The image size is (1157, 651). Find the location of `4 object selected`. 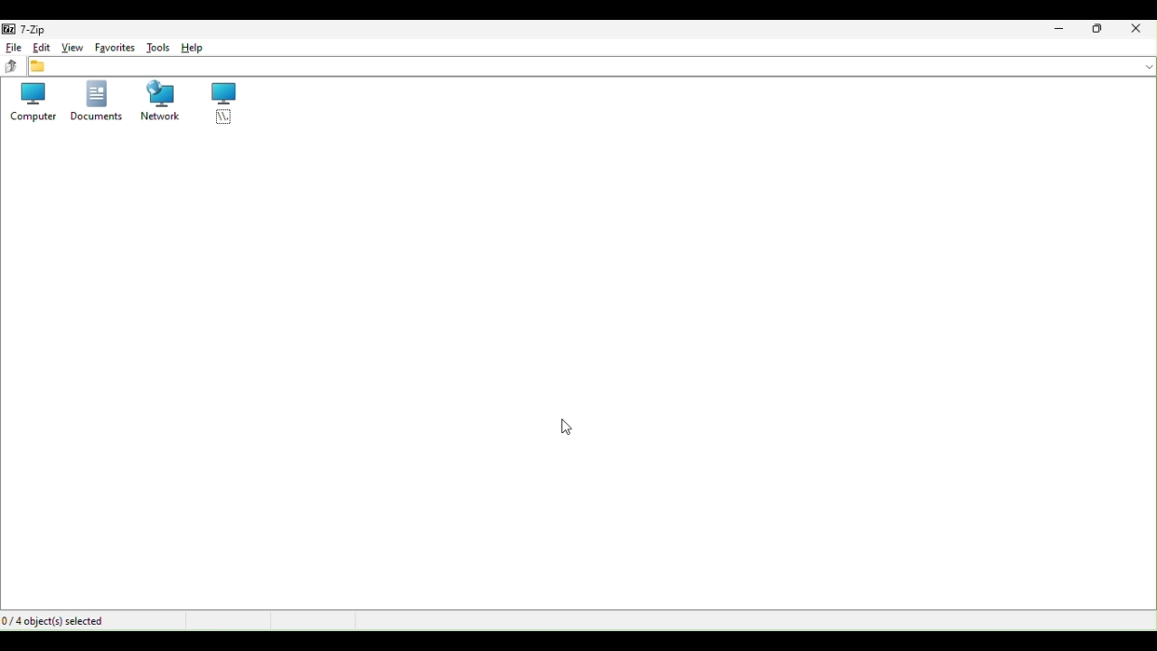

4 object selected is located at coordinates (67, 620).